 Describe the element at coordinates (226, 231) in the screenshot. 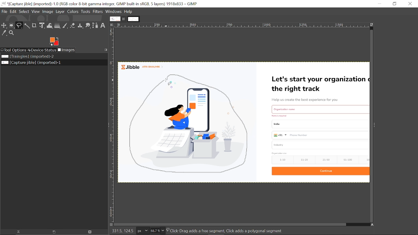

I see `layer details` at that location.